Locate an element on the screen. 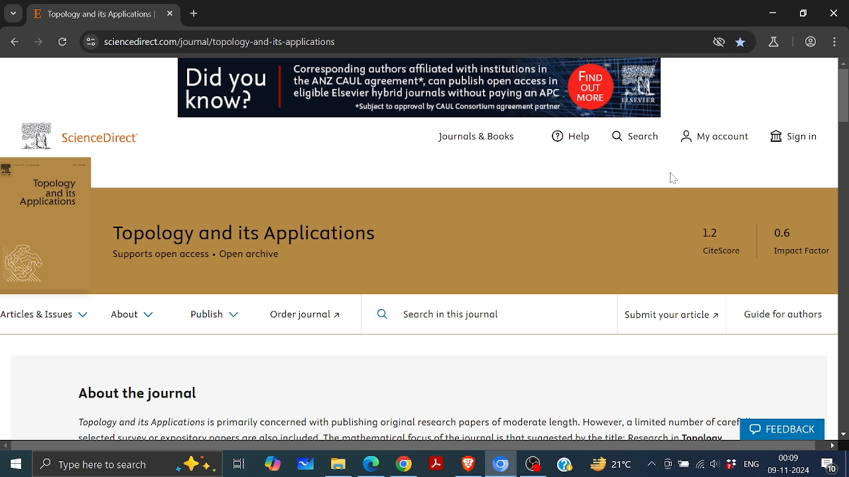  my account is located at coordinates (716, 137).